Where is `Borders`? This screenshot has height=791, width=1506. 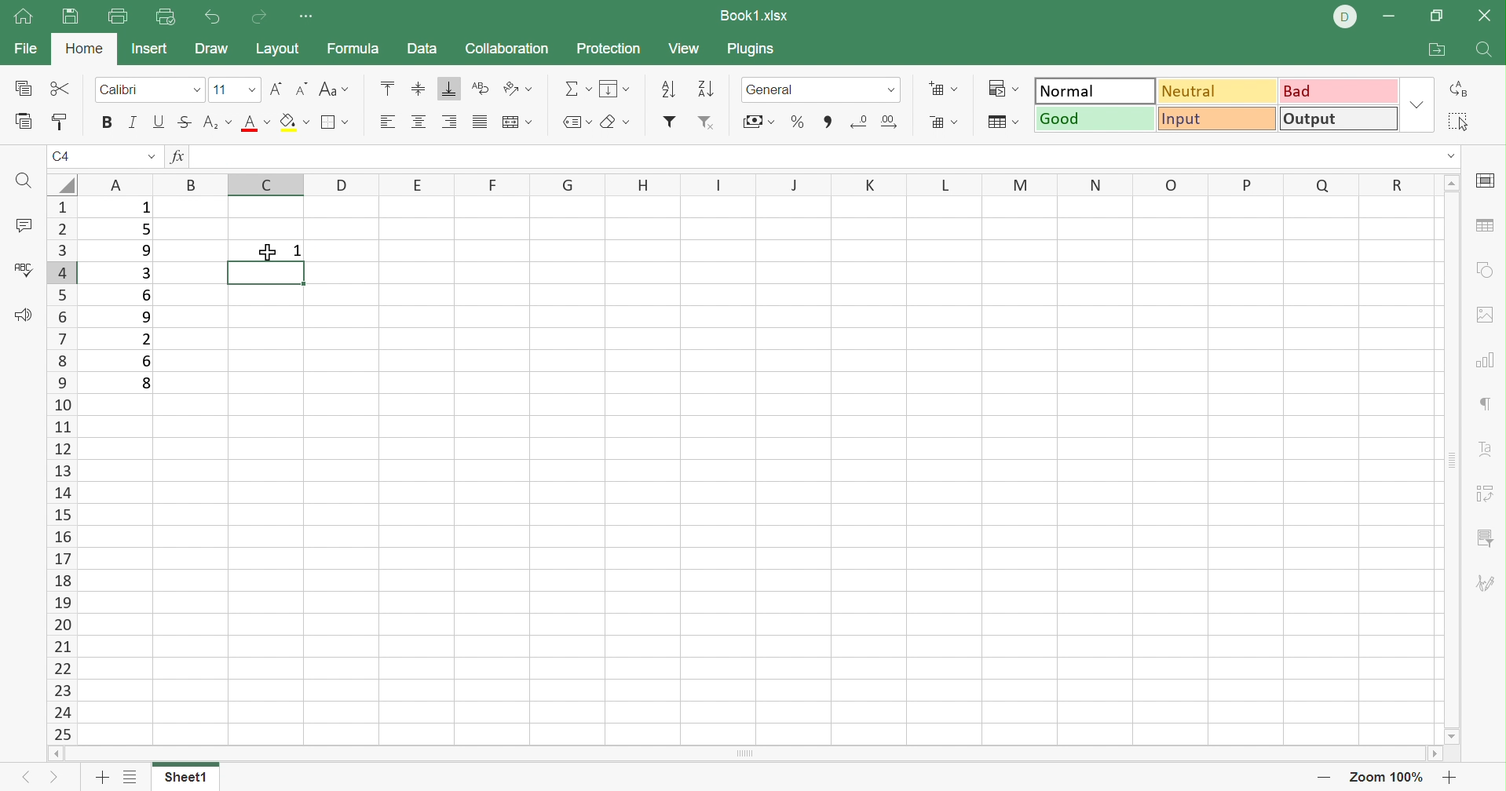 Borders is located at coordinates (334, 122).